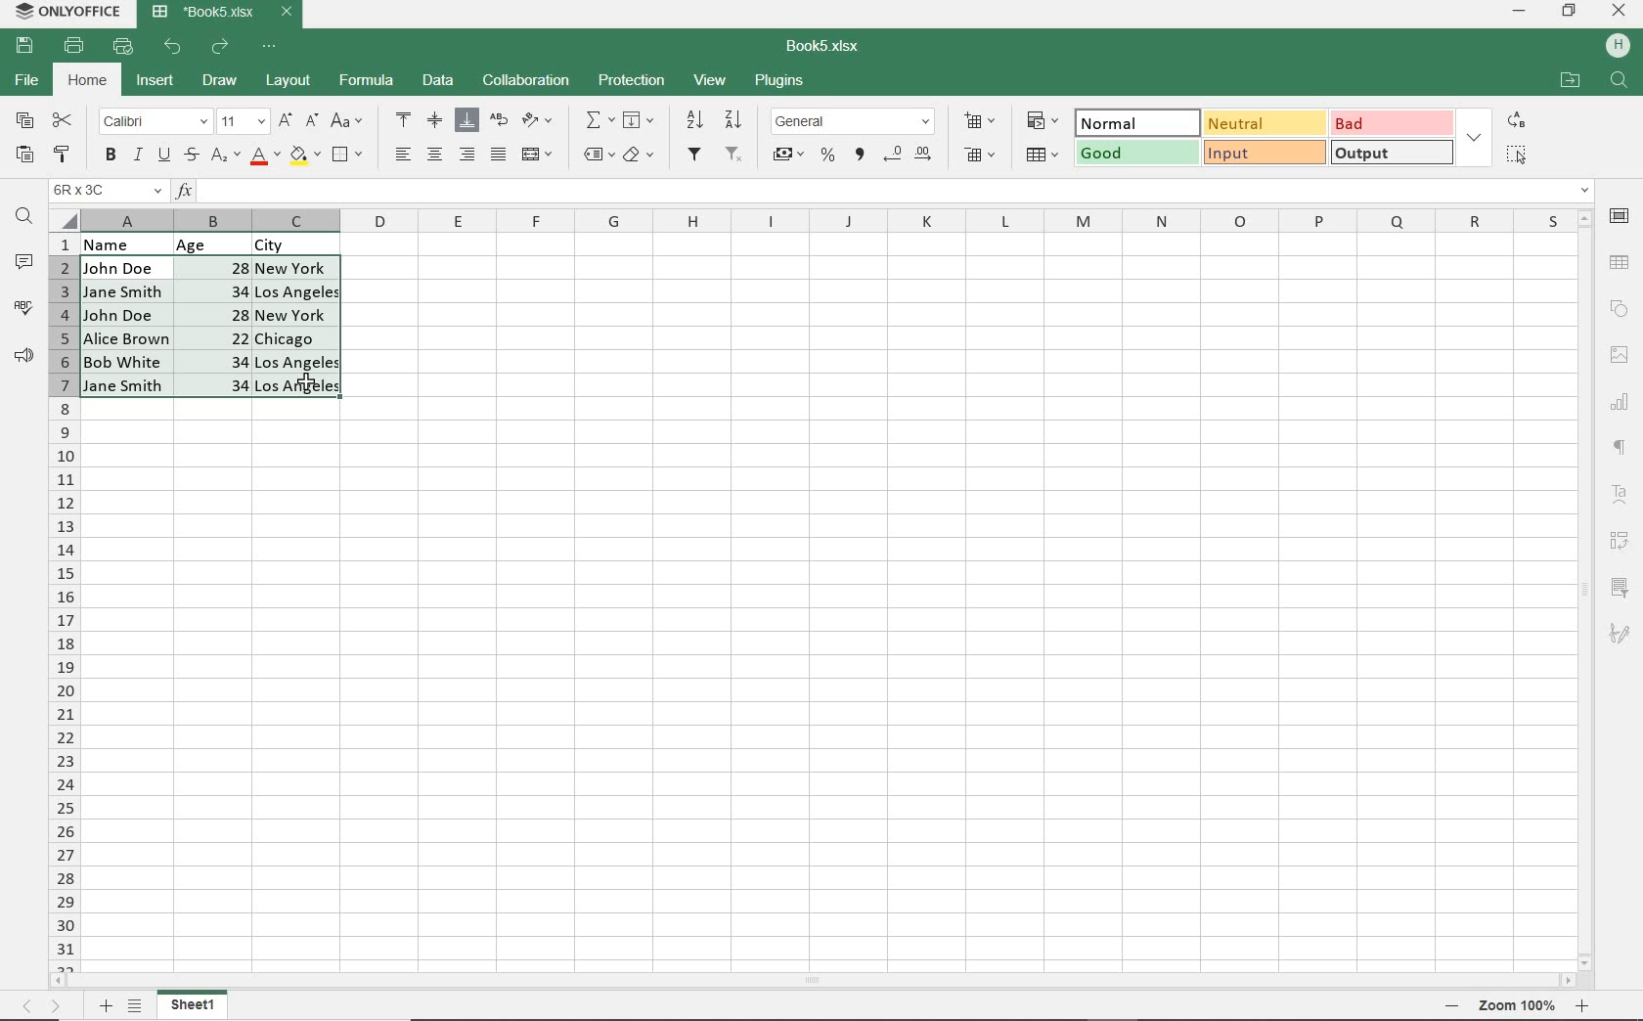 Image resolution: width=1643 pixels, height=1021 pixels. I want to click on SIGNATURE, so click(1620, 633).